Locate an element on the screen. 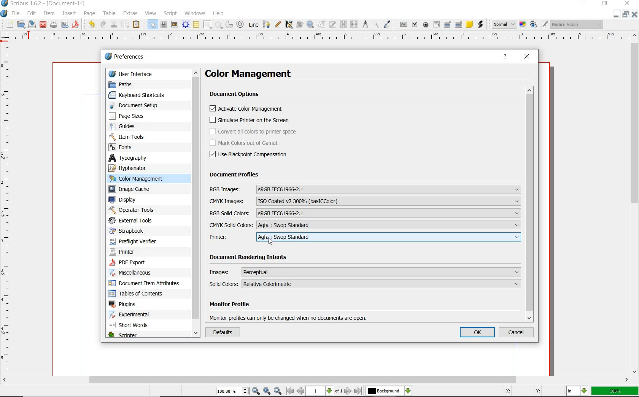 This screenshot has height=397, width=639. color management is located at coordinates (258, 75).